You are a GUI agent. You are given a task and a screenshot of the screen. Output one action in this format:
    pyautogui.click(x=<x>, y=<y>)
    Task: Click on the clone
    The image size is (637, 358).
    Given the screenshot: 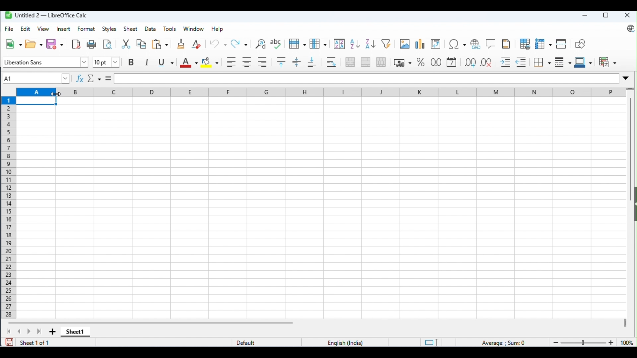 What is the action you would take?
    pyautogui.click(x=181, y=43)
    